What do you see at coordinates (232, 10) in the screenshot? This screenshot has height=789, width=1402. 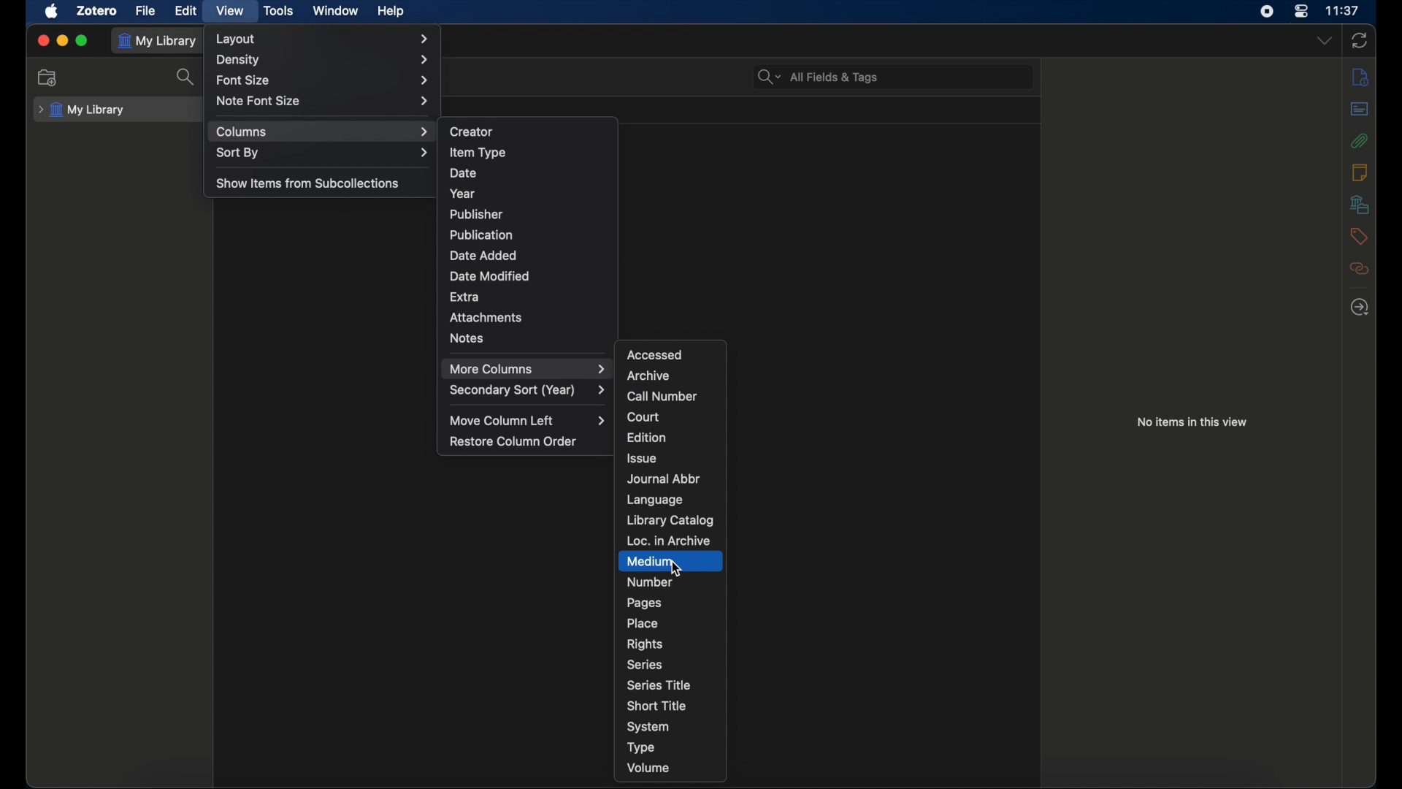 I see `view` at bounding box center [232, 10].